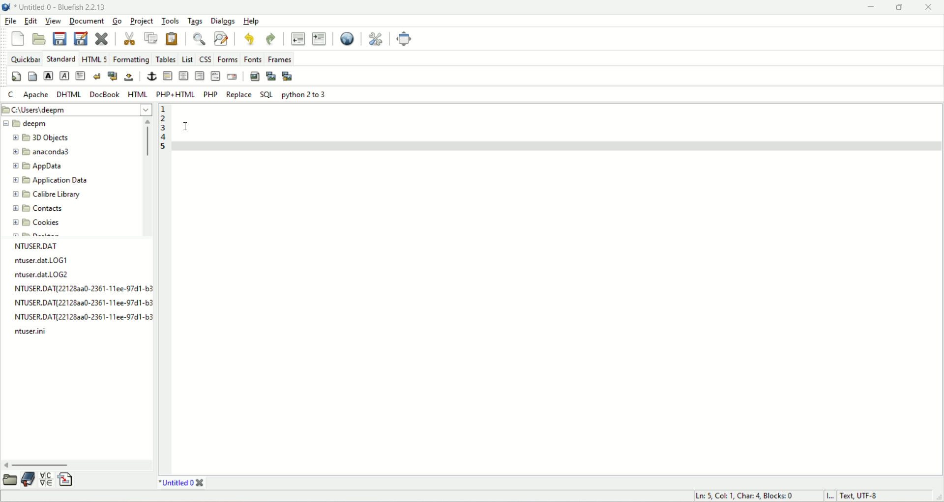 This screenshot has width=944, height=502. I want to click on tables, so click(166, 59).